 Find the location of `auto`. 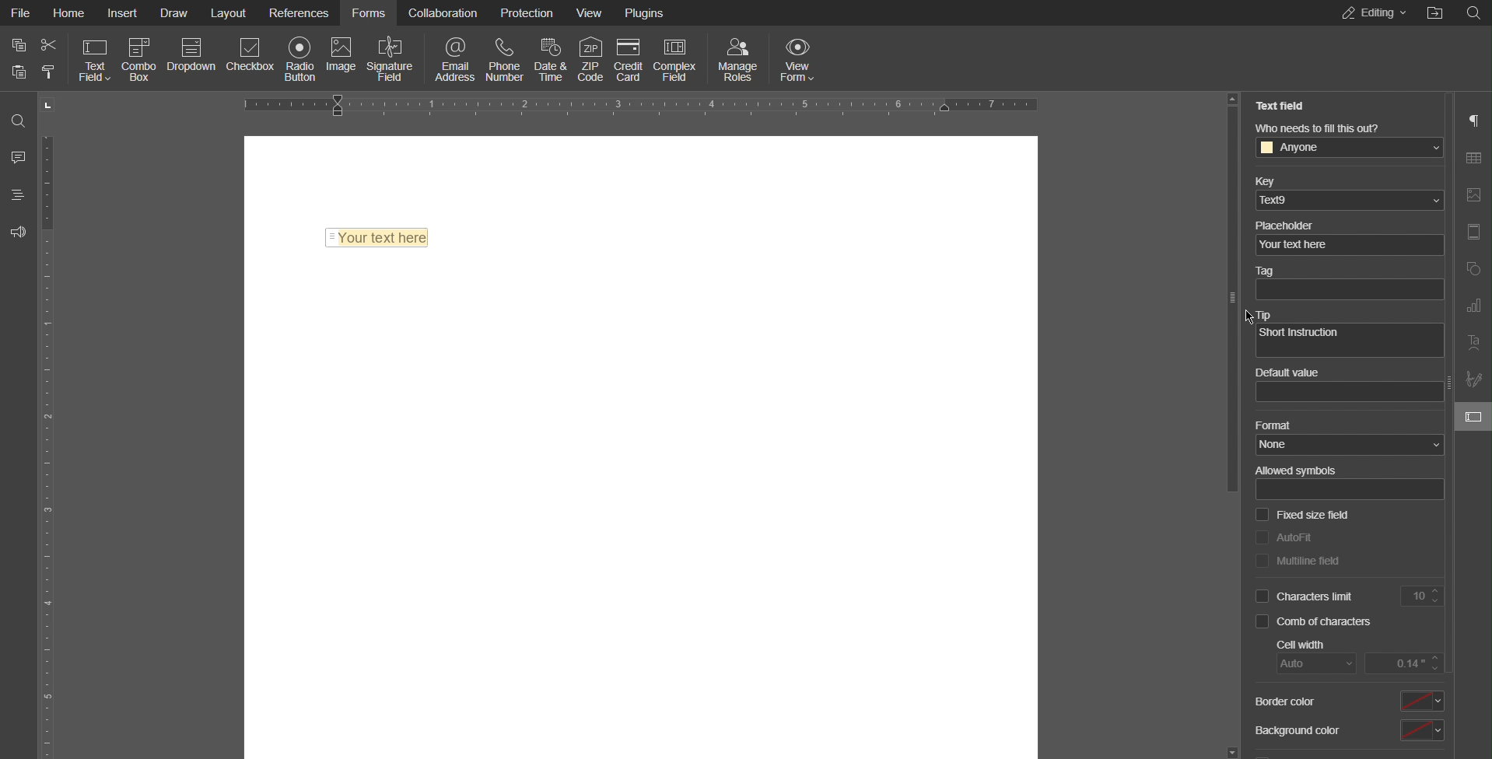

auto is located at coordinates (1320, 663).